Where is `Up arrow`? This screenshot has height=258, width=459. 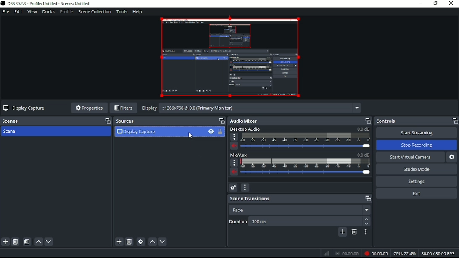 Up arrow is located at coordinates (366, 219).